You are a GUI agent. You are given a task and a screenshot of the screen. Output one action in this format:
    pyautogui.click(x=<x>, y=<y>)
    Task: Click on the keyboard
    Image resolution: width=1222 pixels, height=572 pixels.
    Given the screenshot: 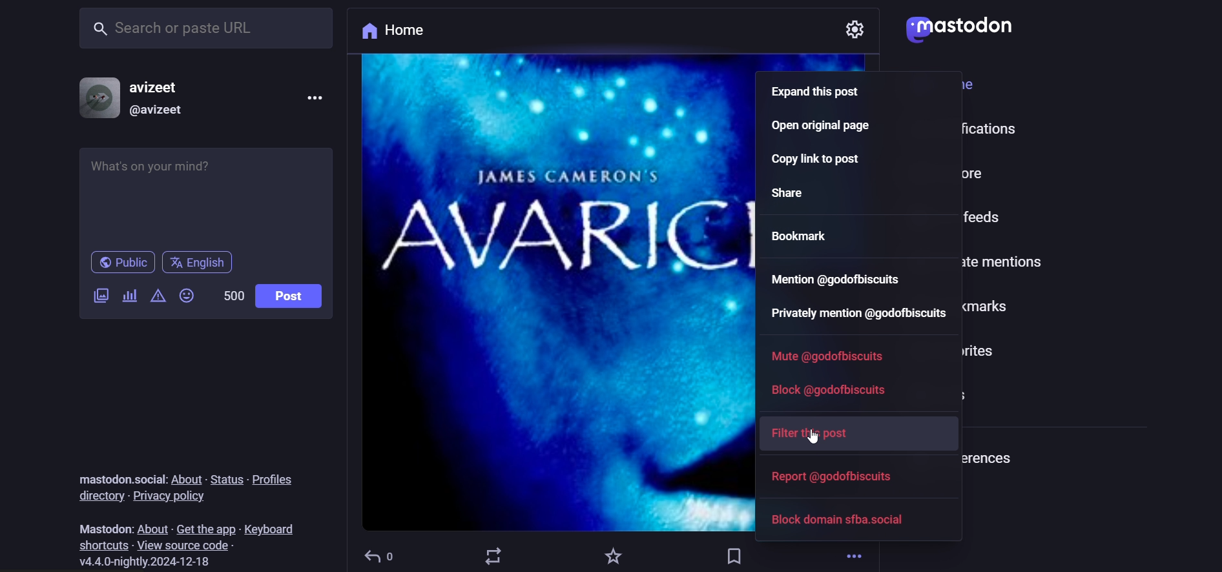 What is the action you would take?
    pyautogui.click(x=269, y=528)
    